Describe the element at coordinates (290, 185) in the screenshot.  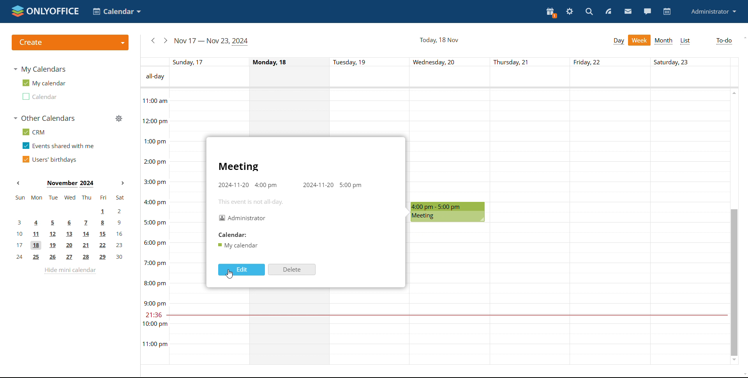
I see `meeting timings` at that location.